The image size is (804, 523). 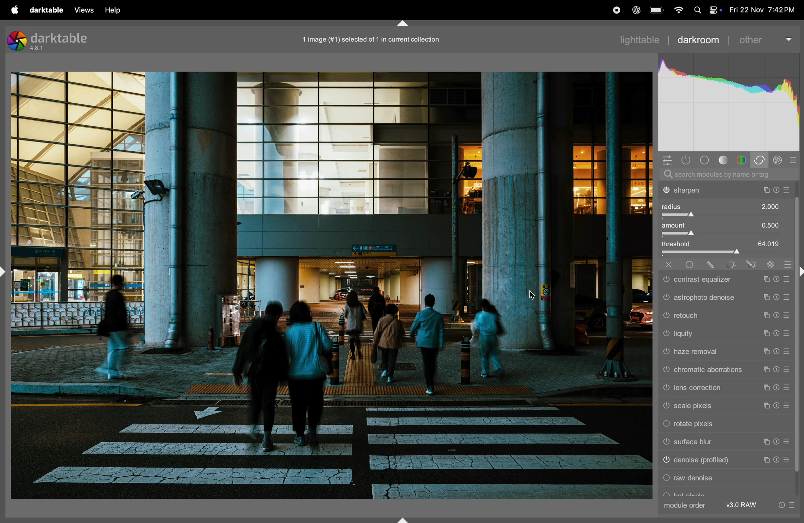 What do you see at coordinates (725, 388) in the screenshot?
I see `lens correction` at bounding box center [725, 388].